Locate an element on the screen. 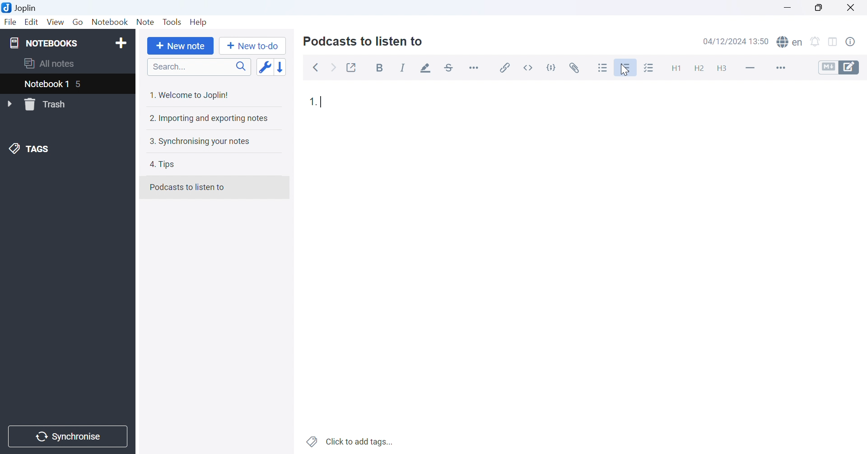 The width and height of the screenshot is (867, 454). spell checker is located at coordinates (792, 42).